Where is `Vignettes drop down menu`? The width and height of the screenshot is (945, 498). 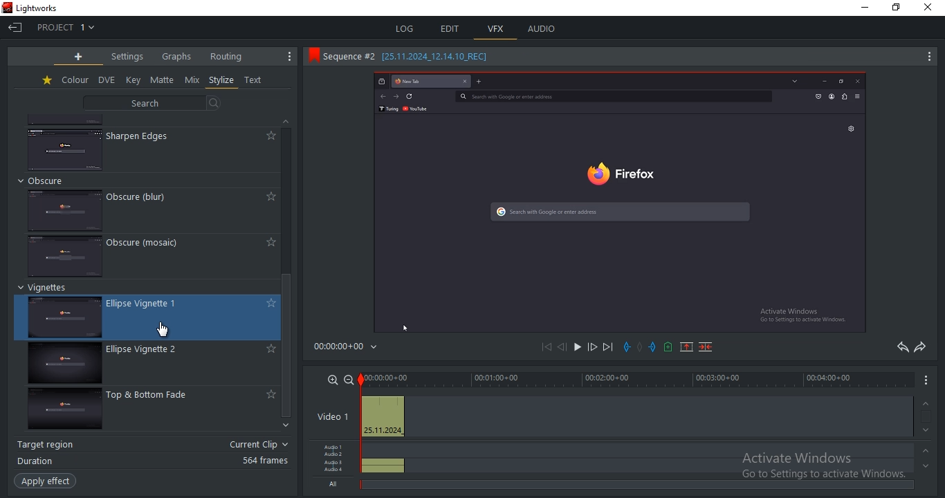
Vignettes drop down menu is located at coordinates (46, 288).